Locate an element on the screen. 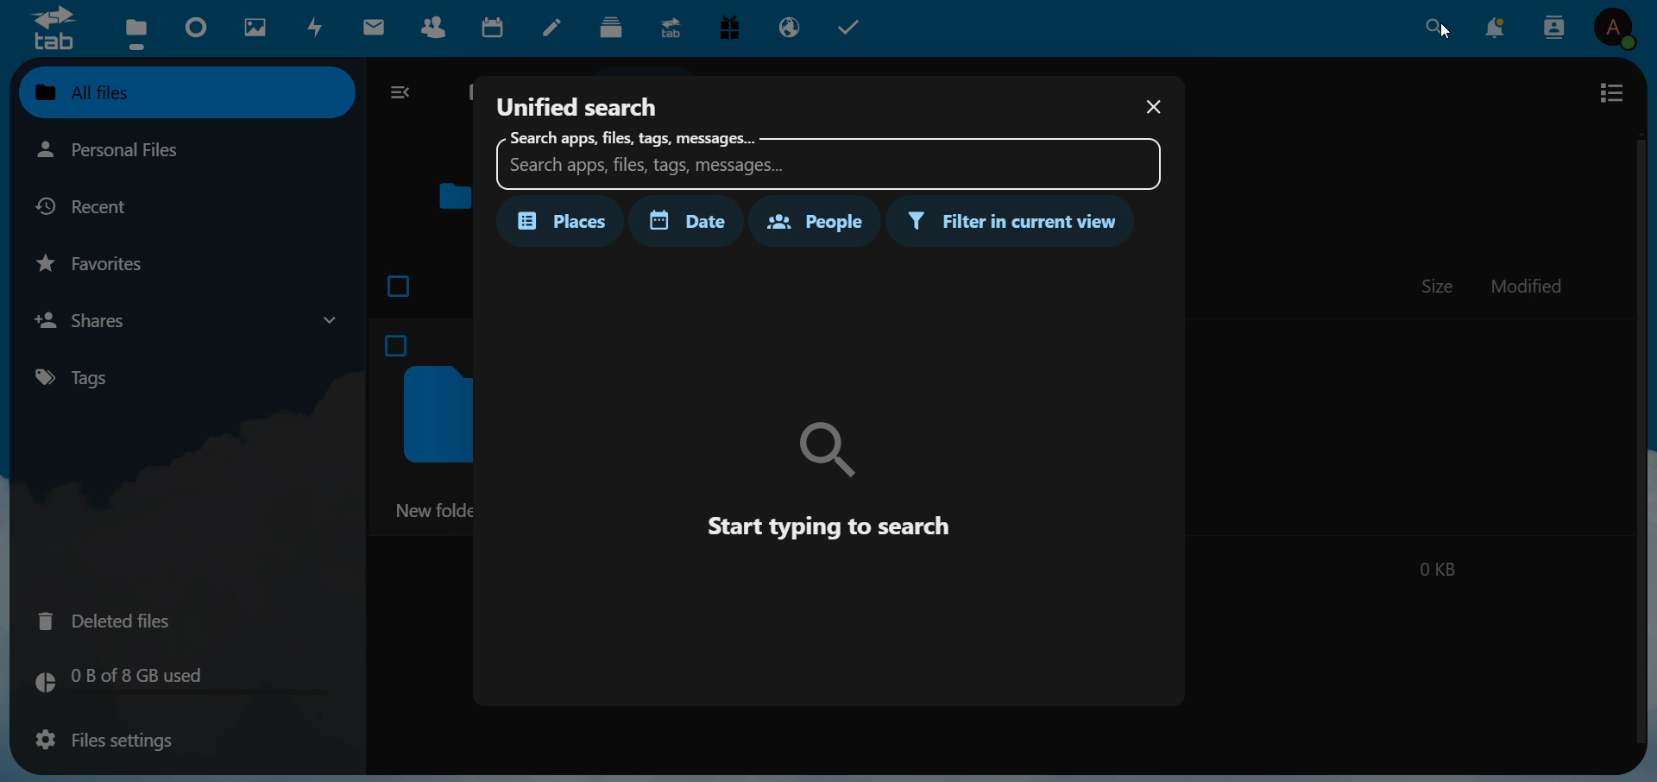 The width and height of the screenshot is (1657, 782). images is located at coordinates (254, 28).